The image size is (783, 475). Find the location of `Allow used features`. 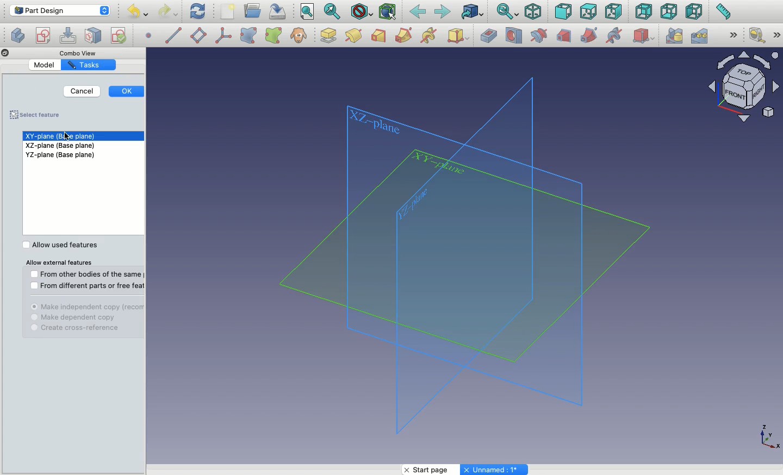

Allow used features is located at coordinates (66, 245).